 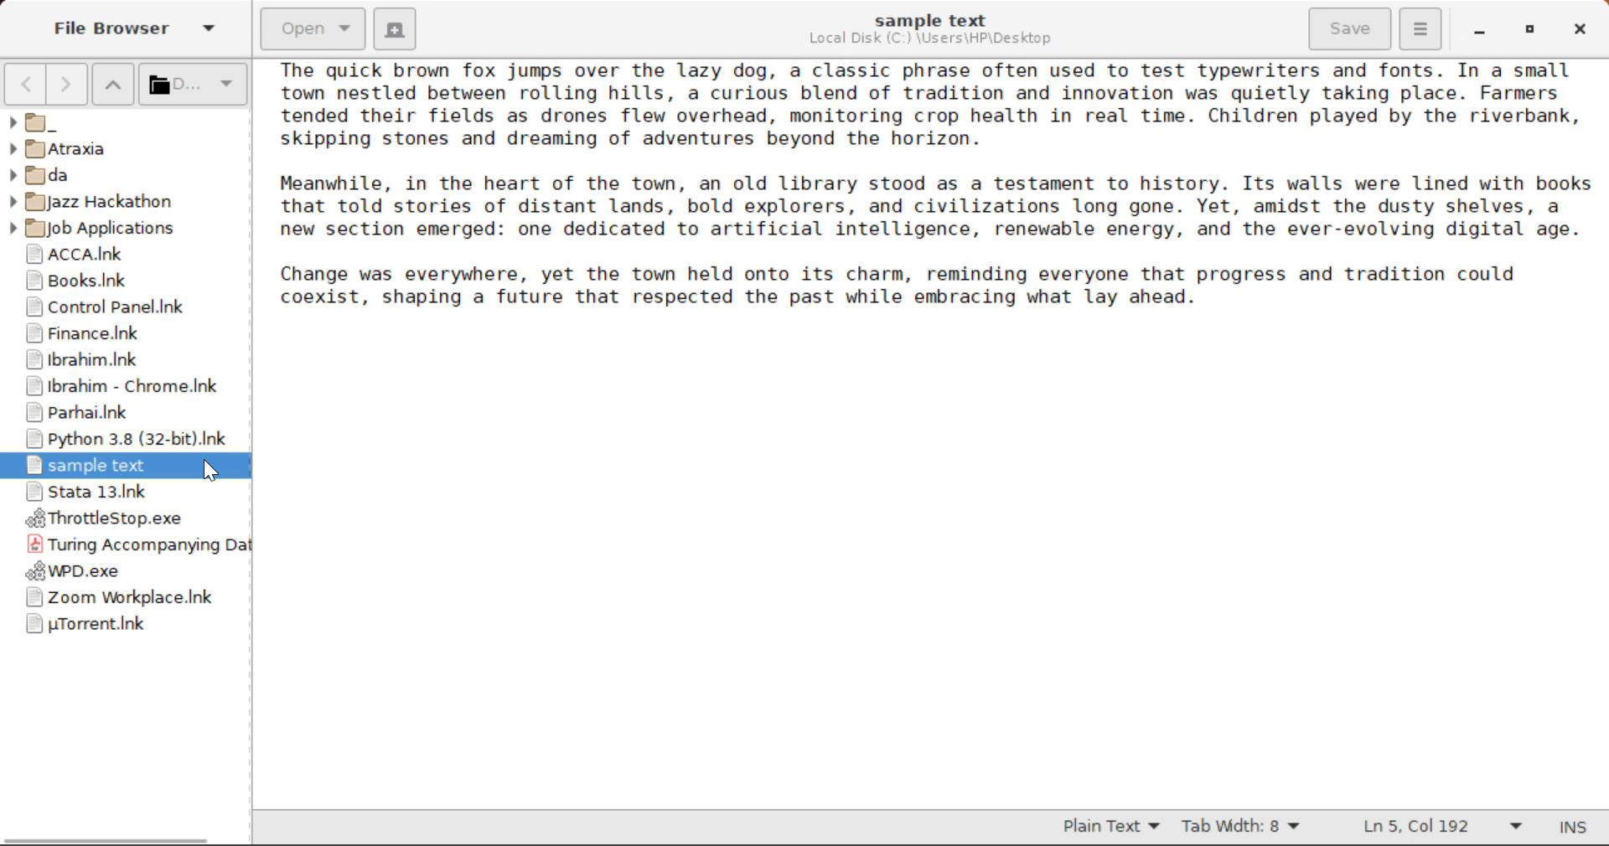 What do you see at coordinates (207, 468) in the screenshot?
I see `Cursor Position` at bounding box center [207, 468].